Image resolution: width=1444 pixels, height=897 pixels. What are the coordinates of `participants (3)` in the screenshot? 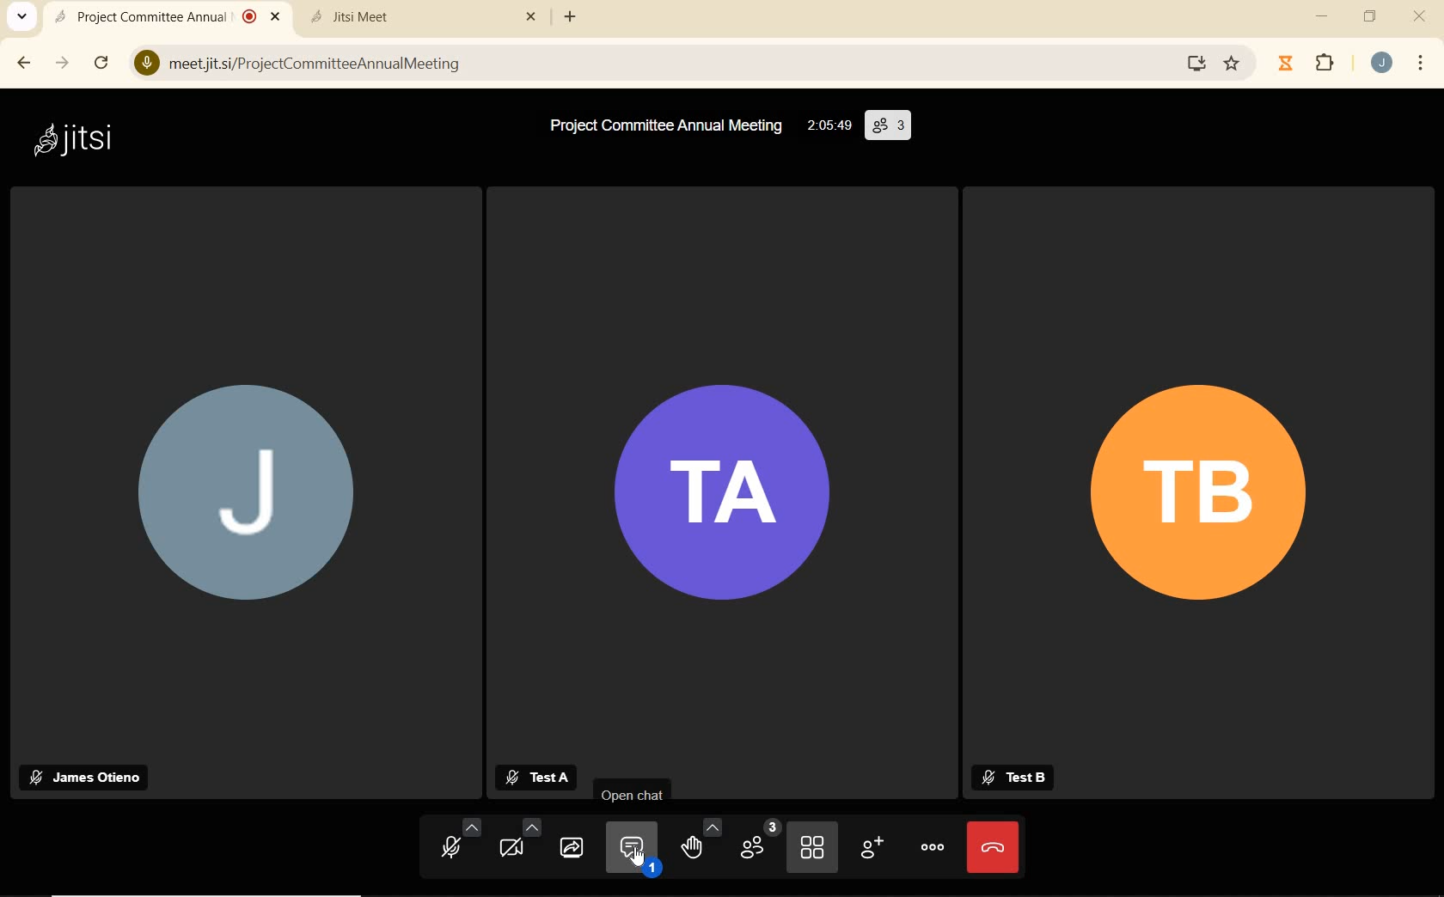 It's located at (760, 842).